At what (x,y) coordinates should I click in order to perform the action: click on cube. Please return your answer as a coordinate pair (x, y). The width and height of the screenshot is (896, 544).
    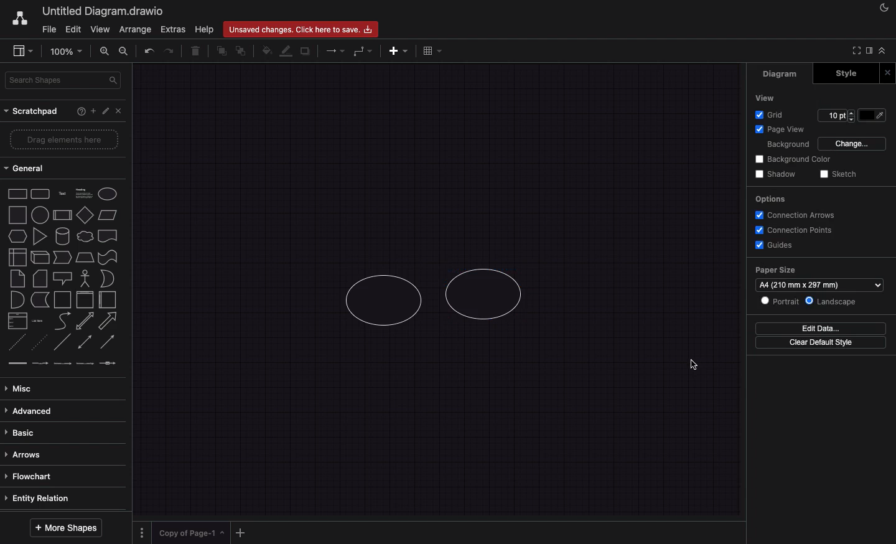
    Looking at the image, I should click on (39, 257).